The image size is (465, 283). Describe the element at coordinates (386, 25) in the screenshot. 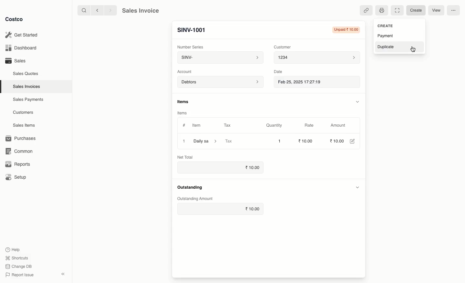

I see `CREATE` at that location.